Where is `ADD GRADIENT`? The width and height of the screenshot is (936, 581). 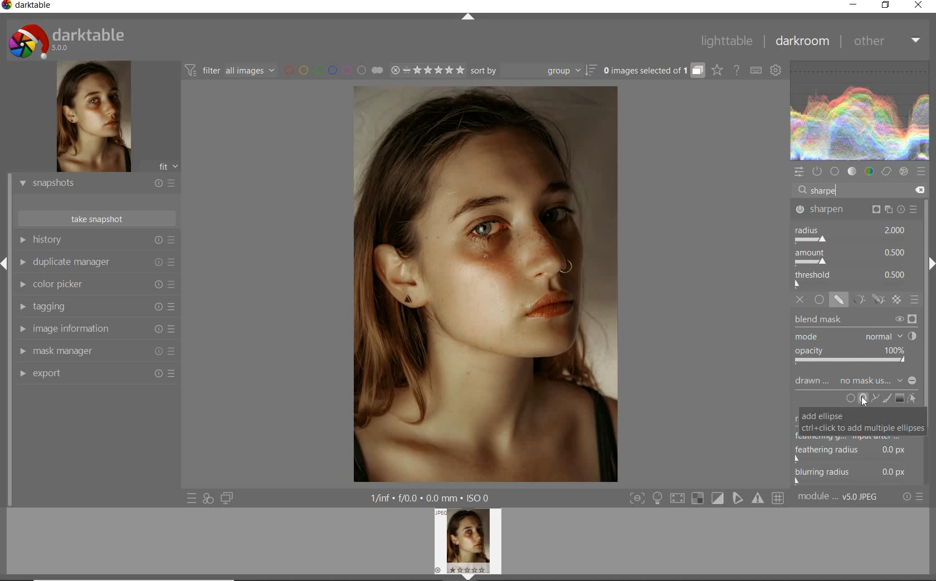 ADD GRADIENT is located at coordinates (900, 398).